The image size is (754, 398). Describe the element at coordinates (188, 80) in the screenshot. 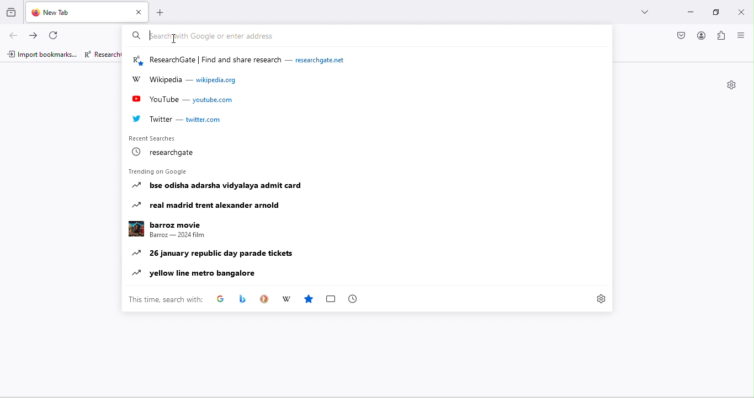

I see `wikipedia` at that location.